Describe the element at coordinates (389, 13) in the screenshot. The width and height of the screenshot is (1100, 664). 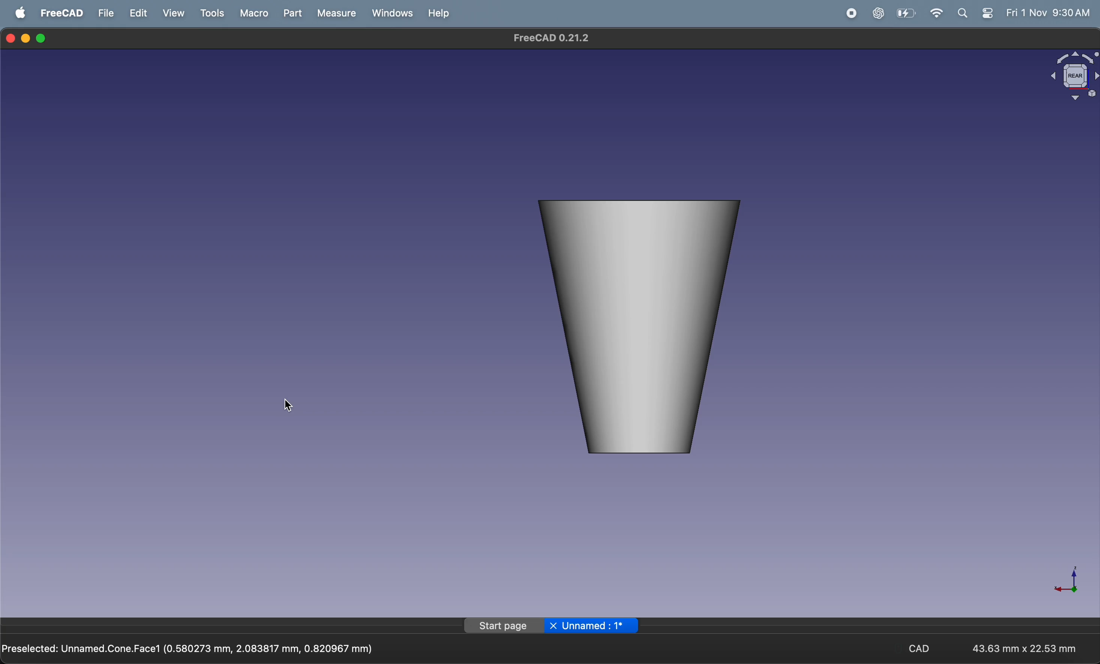
I see `windows` at that location.